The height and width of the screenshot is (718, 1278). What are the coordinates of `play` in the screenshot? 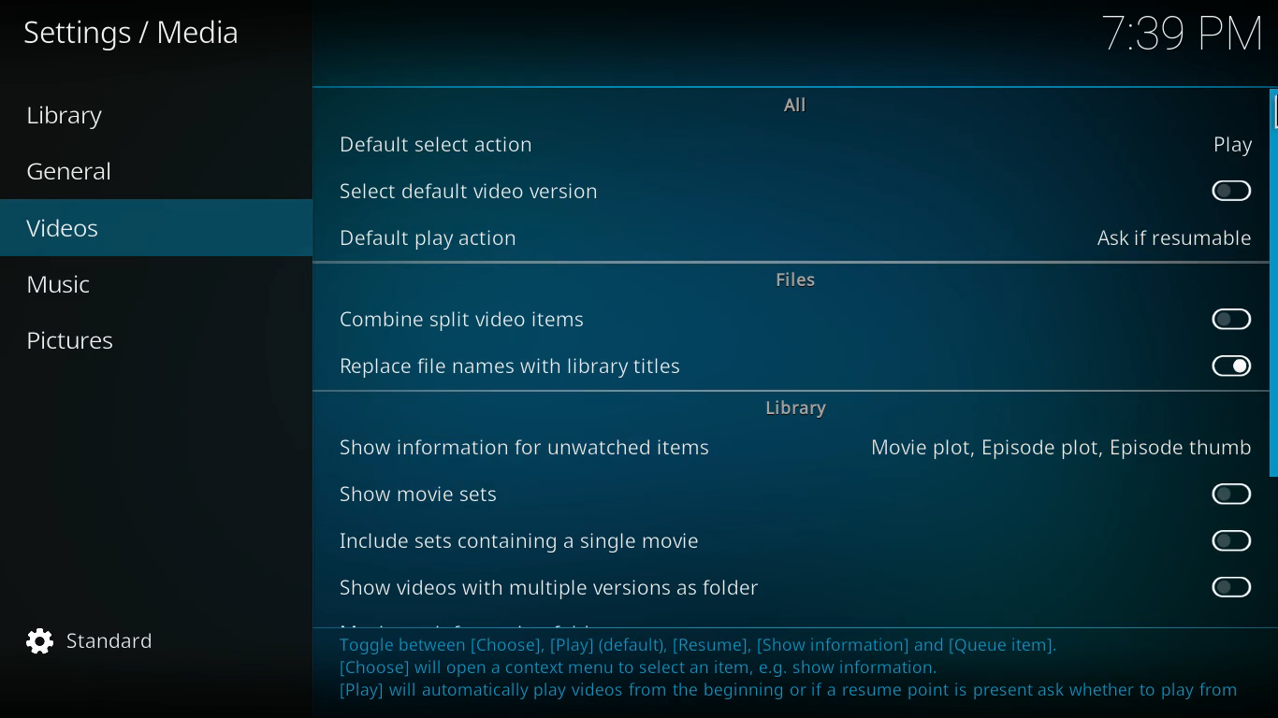 It's located at (1233, 143).